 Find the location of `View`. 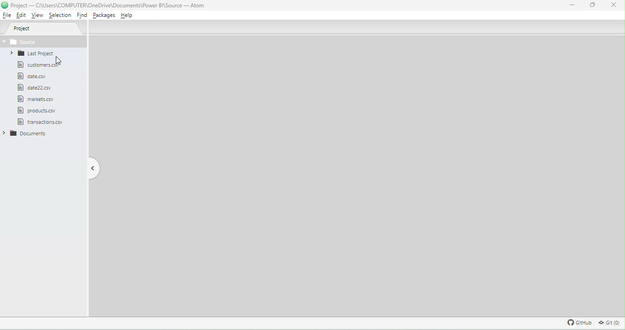

View is located at coordinates (38, 16).